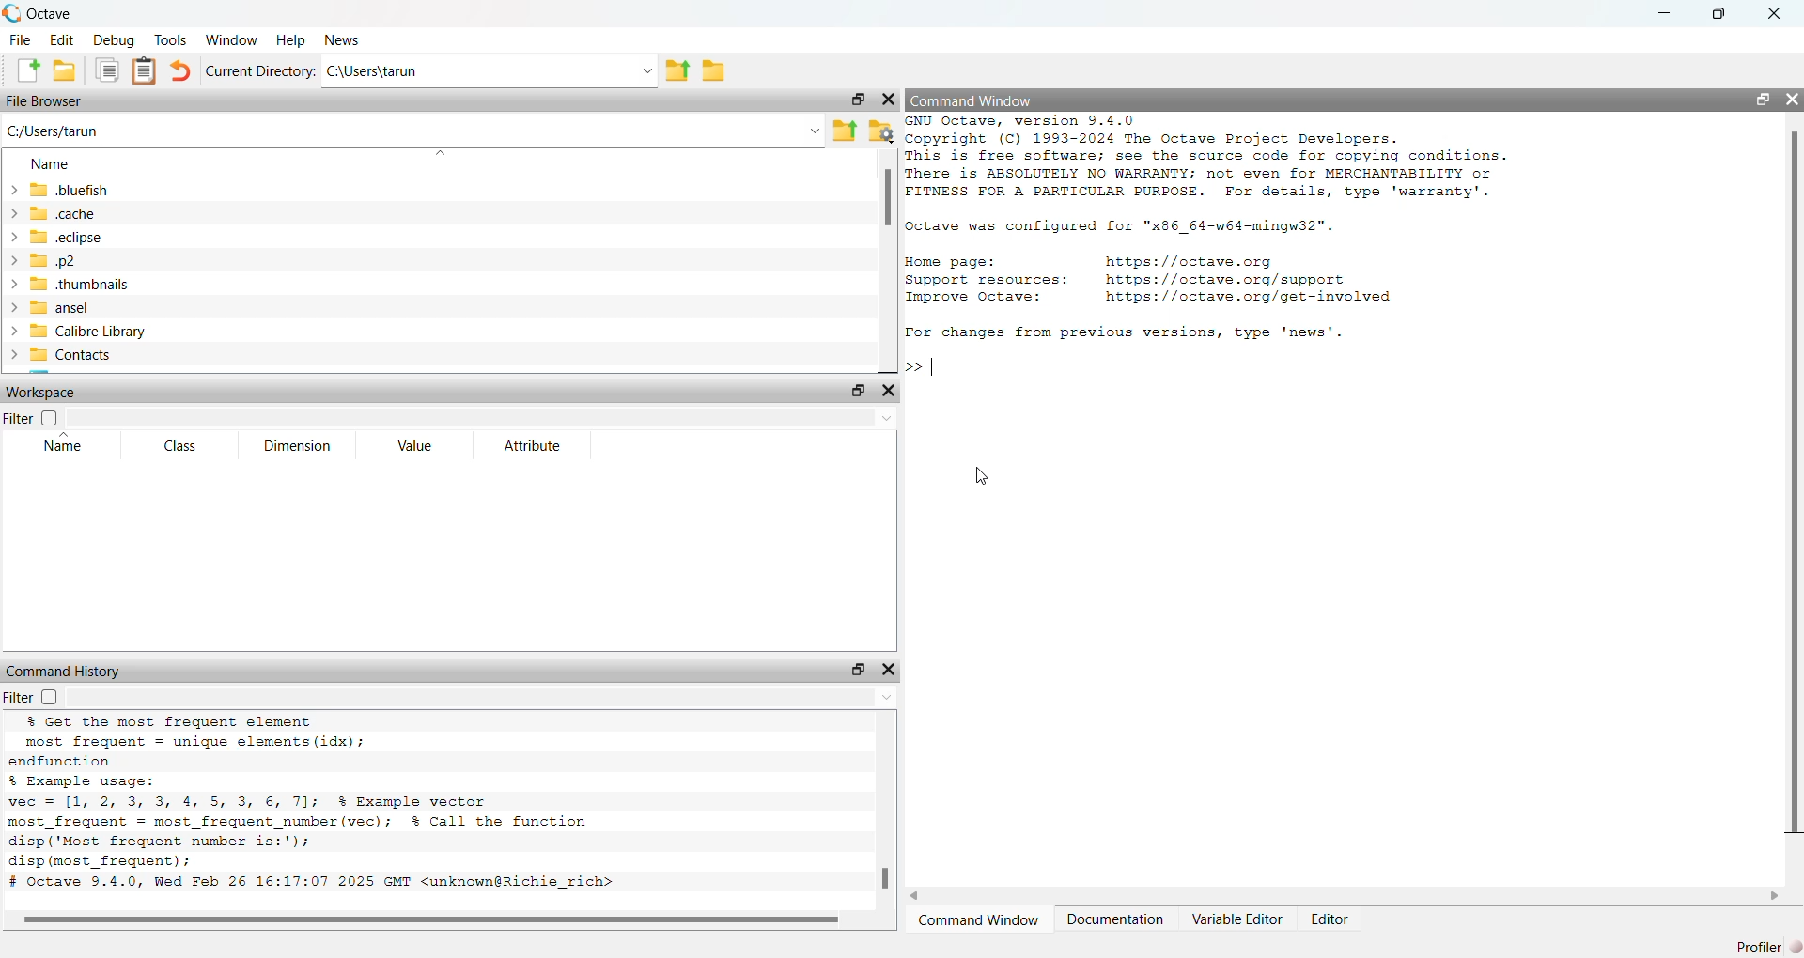  What do you see at coordinates (64, 212) in the screenshot?
I see `.cache` at bounding box center [64, 212].